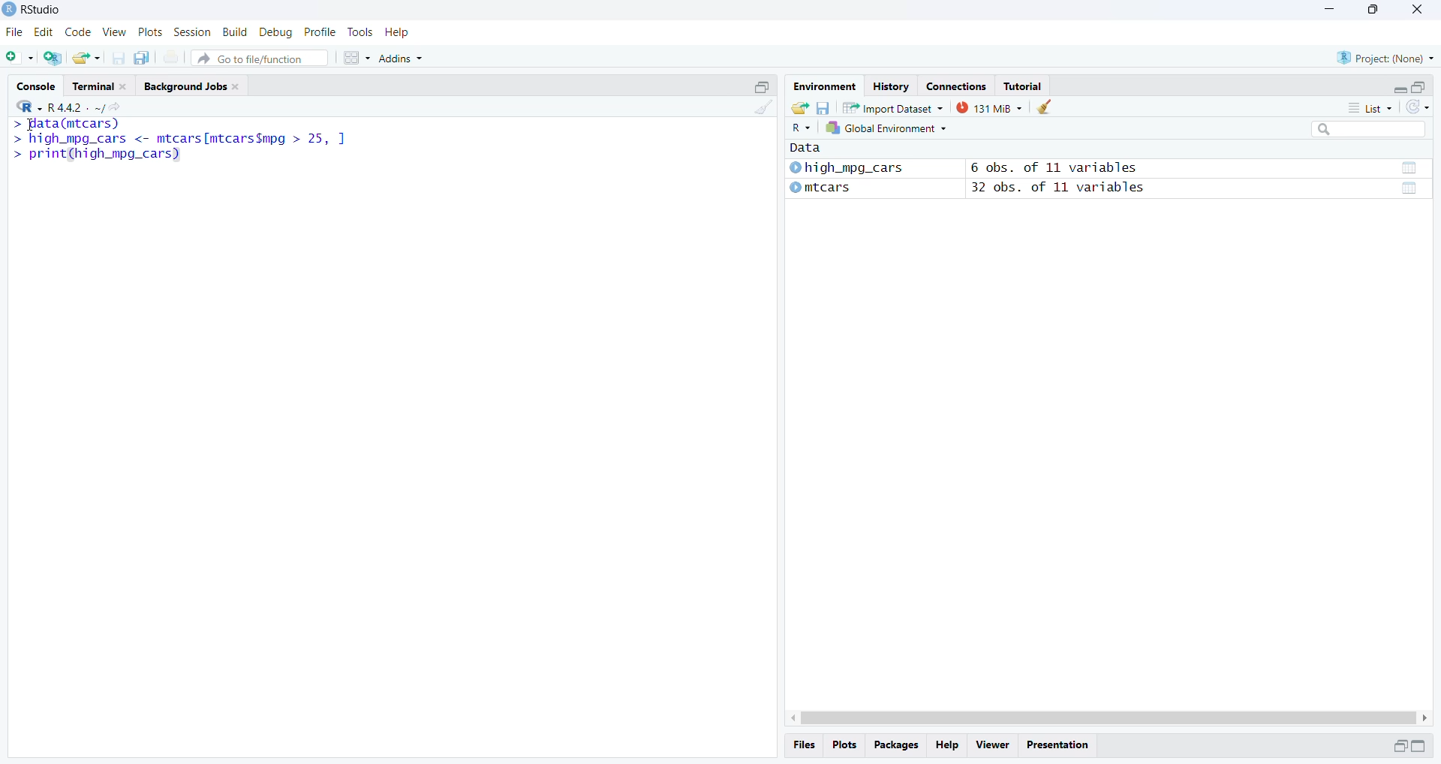 Image resolution: width=1441 pixels, height=764 pixels. What do you see at coordinates (1331, 8) in the screenshot?
I see `minimize` at bounding box center [1331, 8].